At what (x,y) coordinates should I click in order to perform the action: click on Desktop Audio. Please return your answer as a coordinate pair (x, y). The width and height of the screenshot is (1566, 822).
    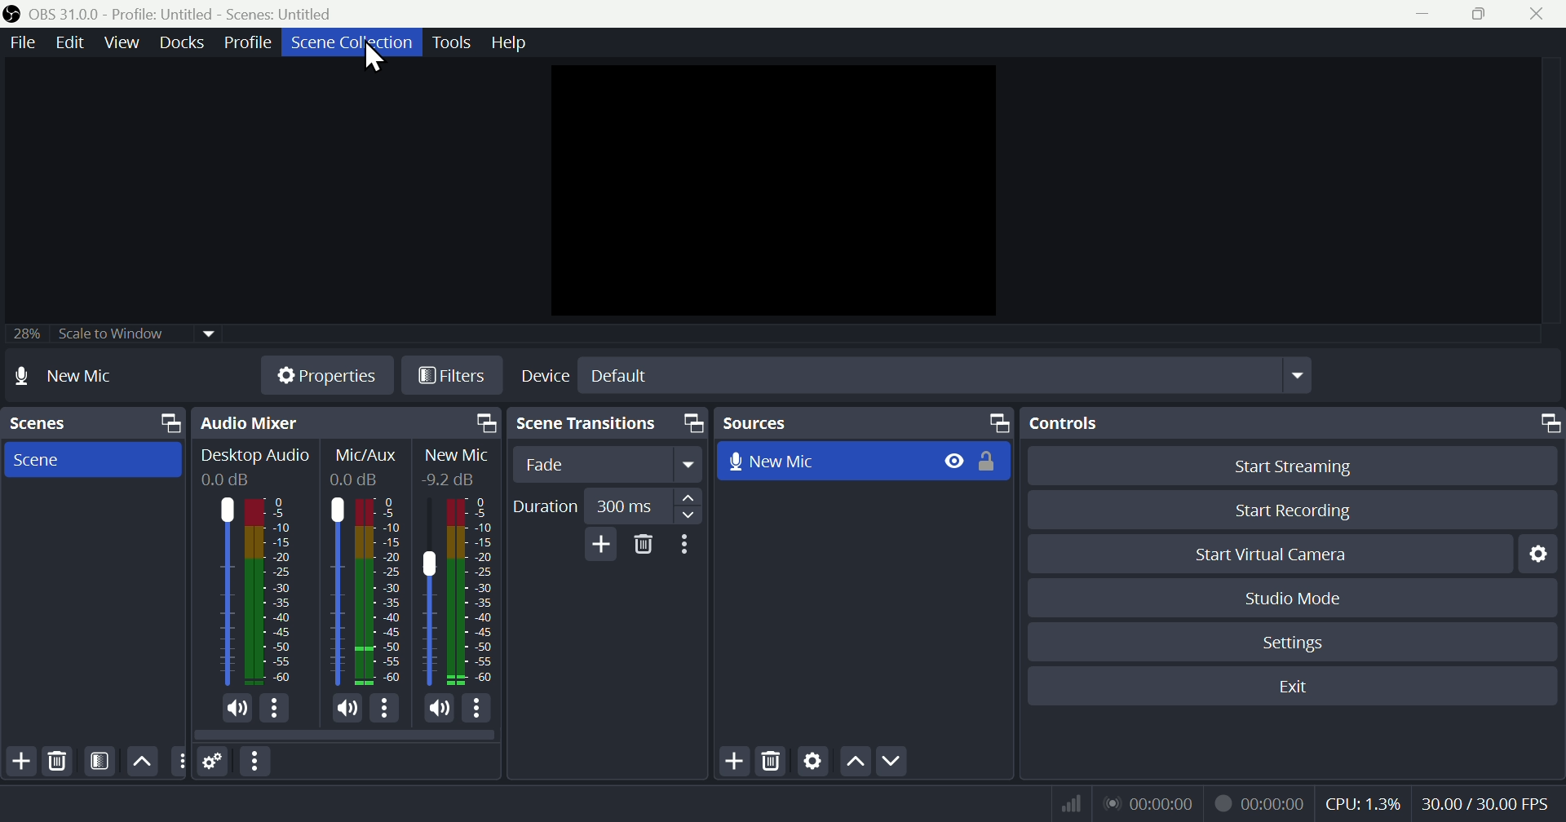
    Looking at the image, I should click on (225, 590).